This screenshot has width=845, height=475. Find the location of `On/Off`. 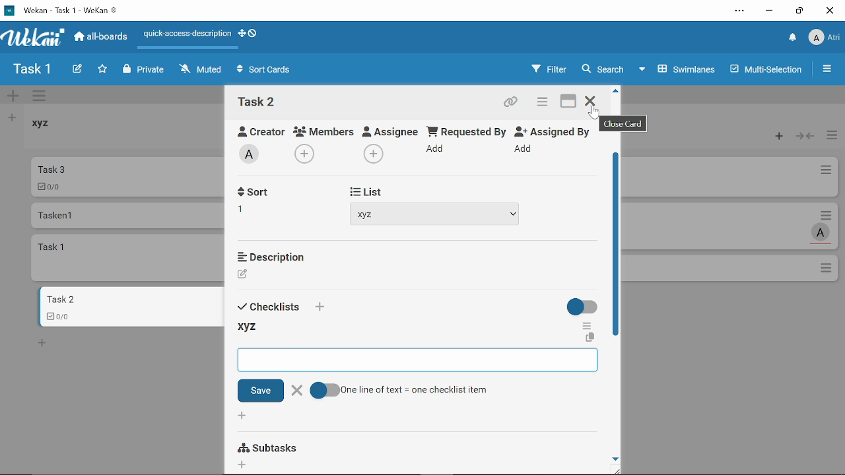

On/Off is located at coordinates (579, 307).